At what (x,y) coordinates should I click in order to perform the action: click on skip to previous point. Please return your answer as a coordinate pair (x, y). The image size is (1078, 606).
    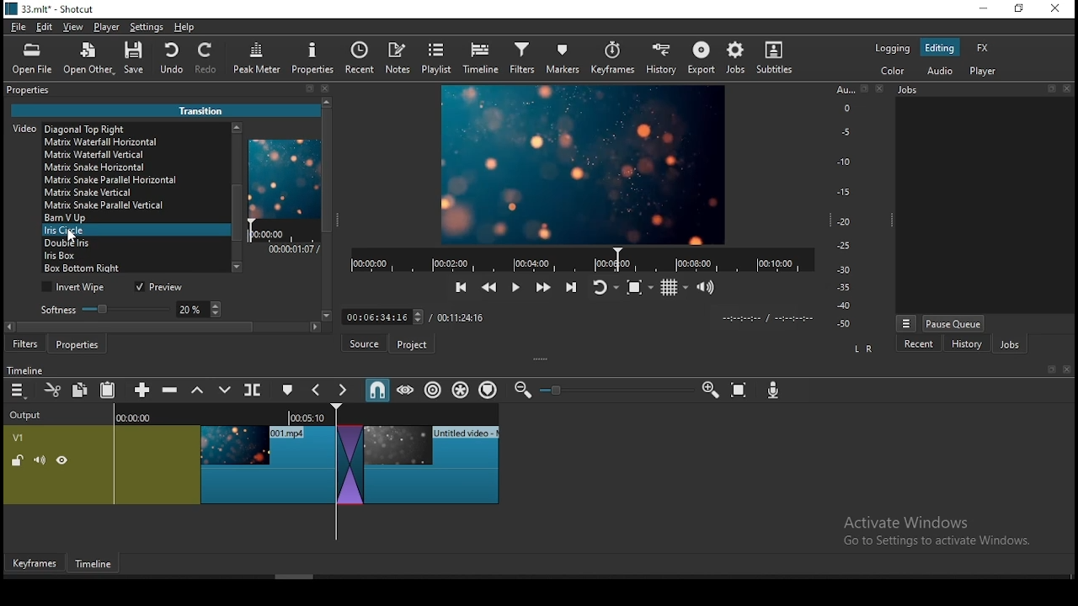
    Looking at the image, I should click on (459, 288).